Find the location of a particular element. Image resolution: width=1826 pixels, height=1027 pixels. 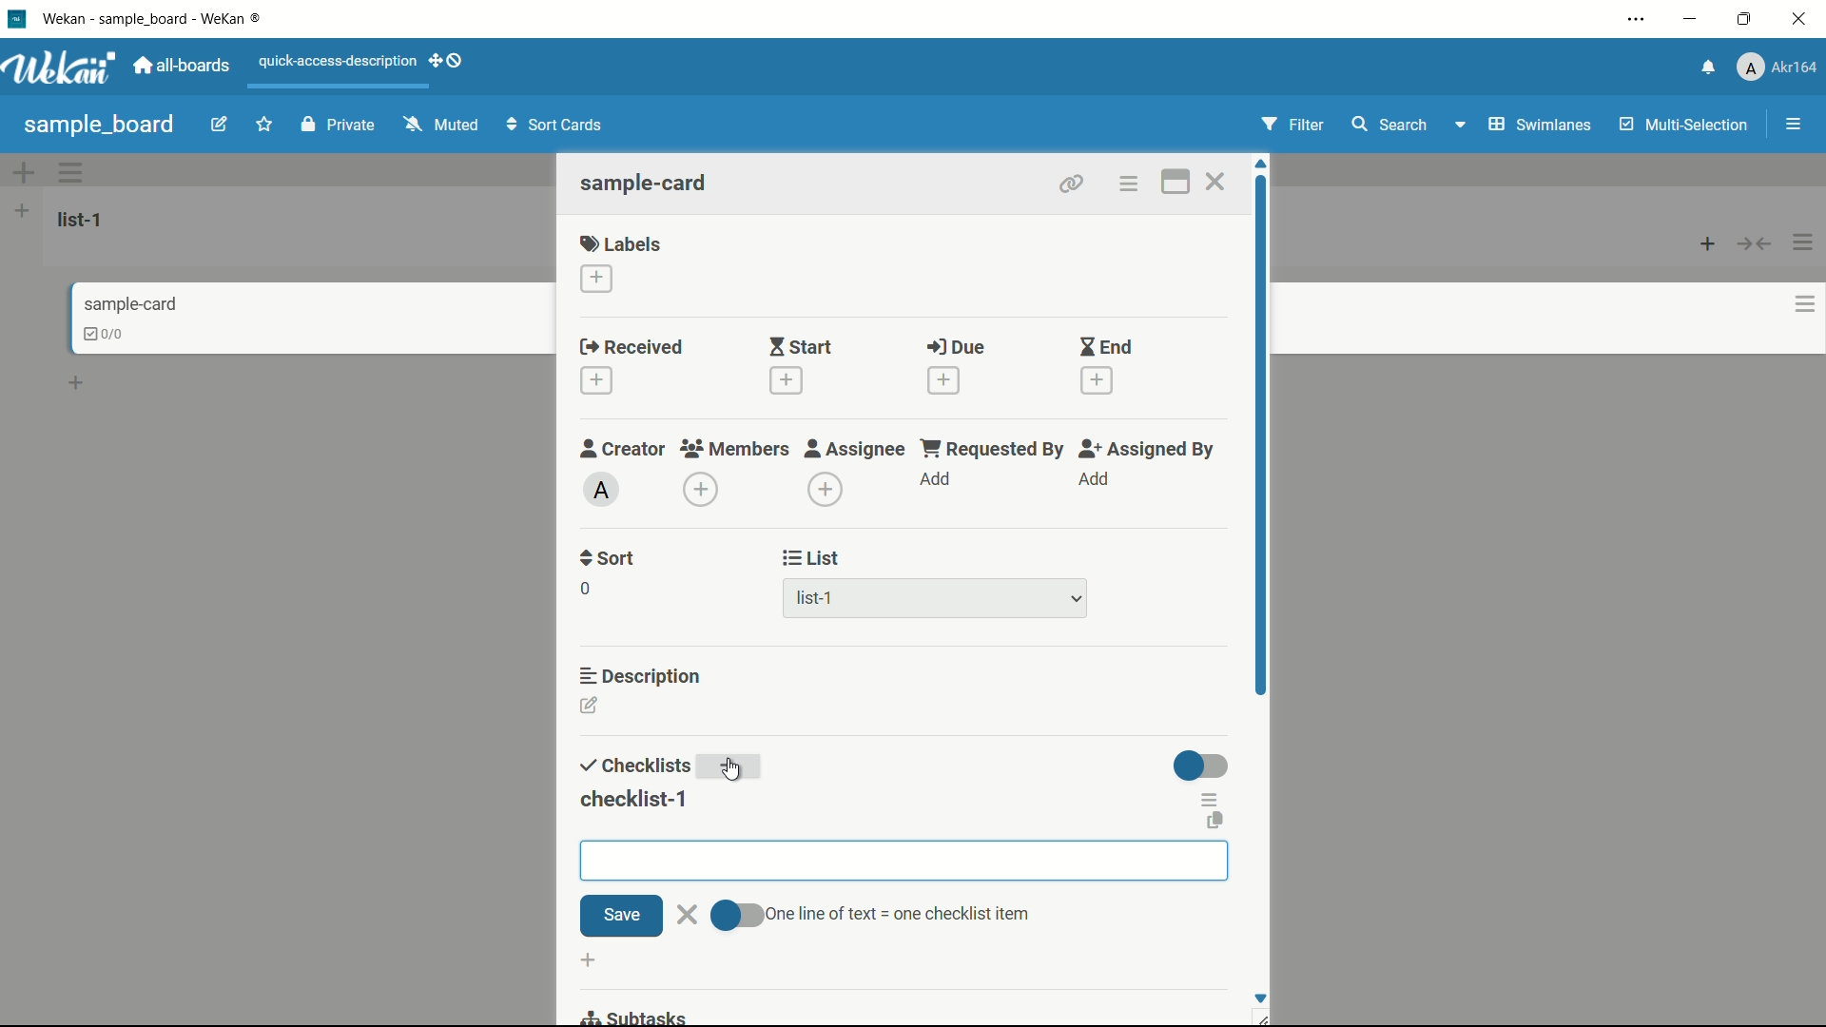

all boards is located at coordinates (184, 66).